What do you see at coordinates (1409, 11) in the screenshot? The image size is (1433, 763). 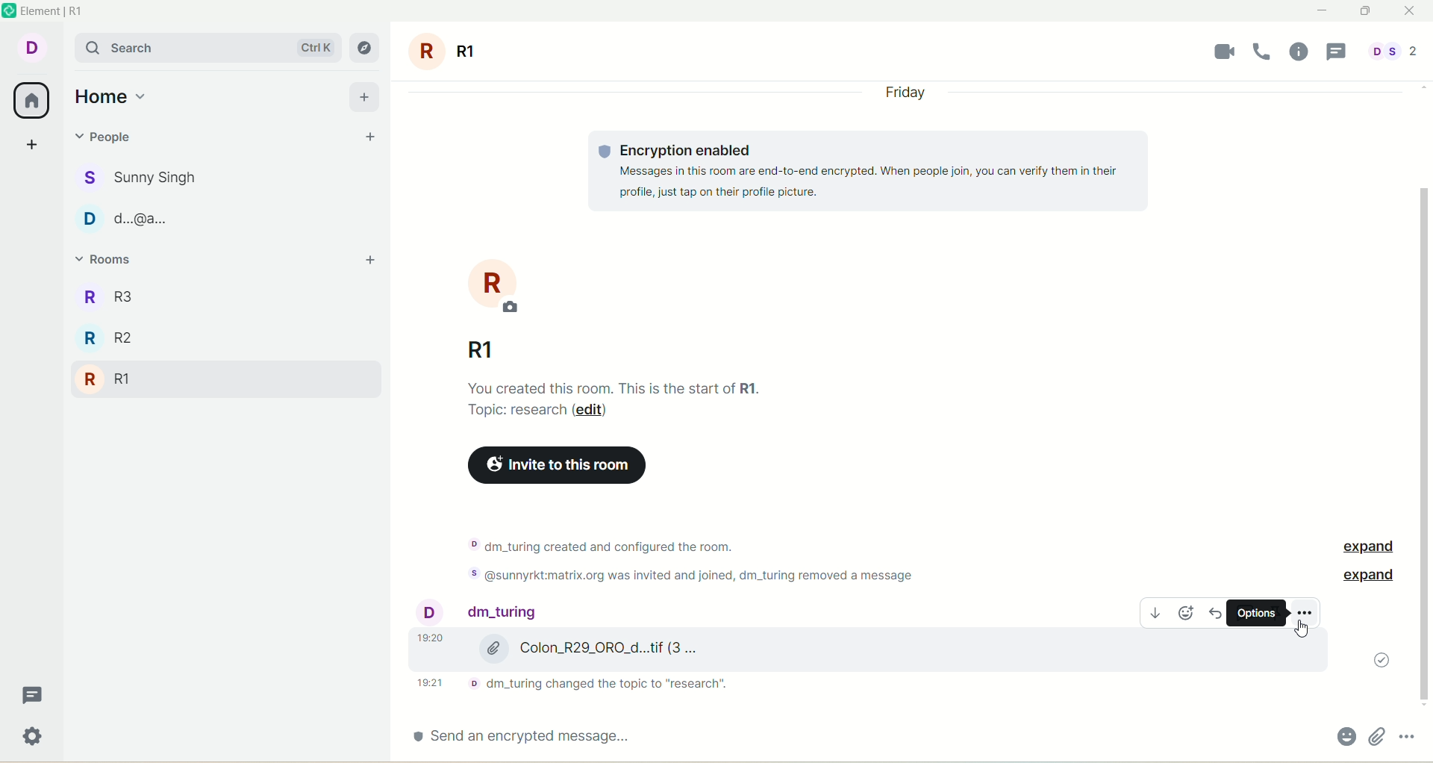 I see `close` at bounding box center [1409, 11].